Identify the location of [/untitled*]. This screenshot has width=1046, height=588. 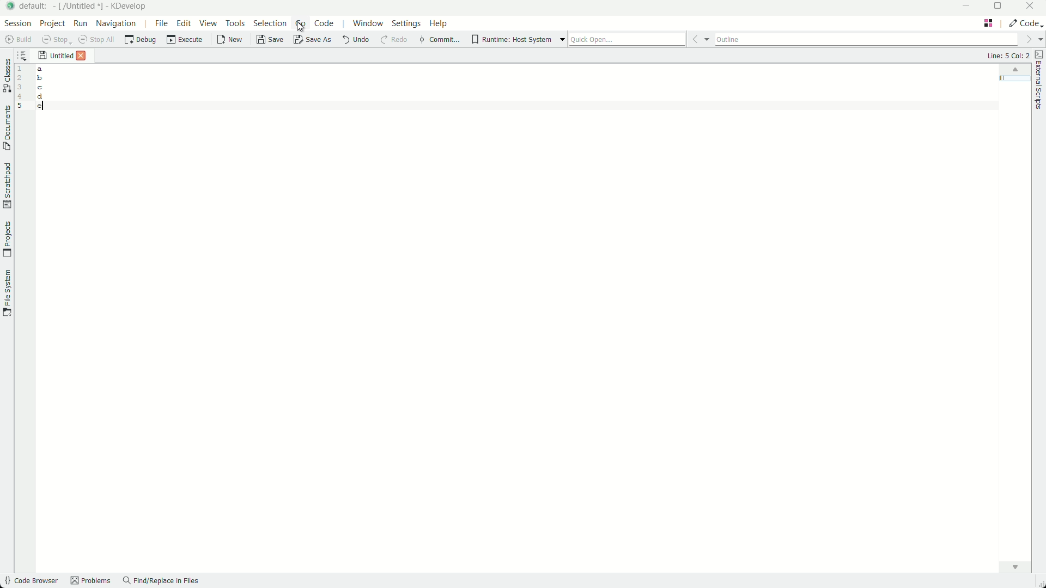
(80, 7).